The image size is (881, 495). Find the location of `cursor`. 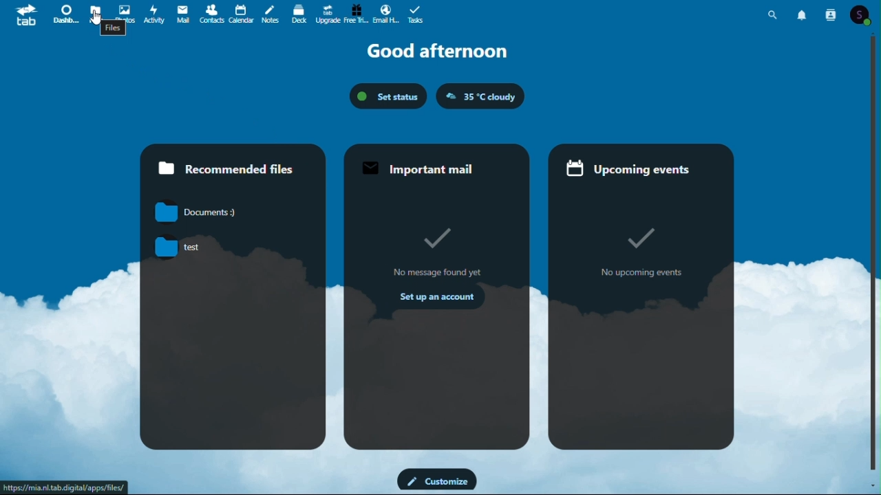

cursor is located at coordinates (95, 21).